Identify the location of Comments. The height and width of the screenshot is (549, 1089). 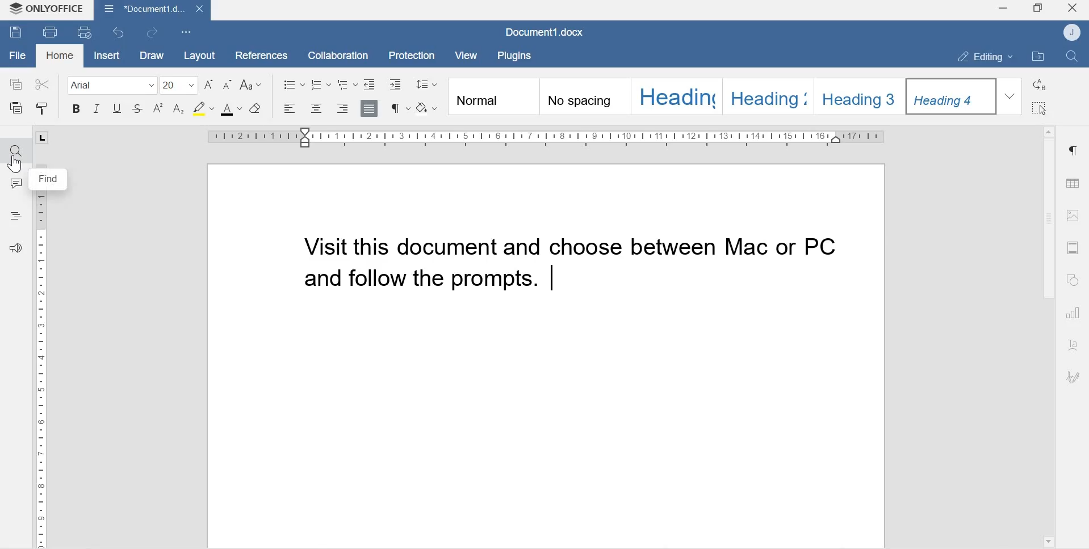
(16, 186).